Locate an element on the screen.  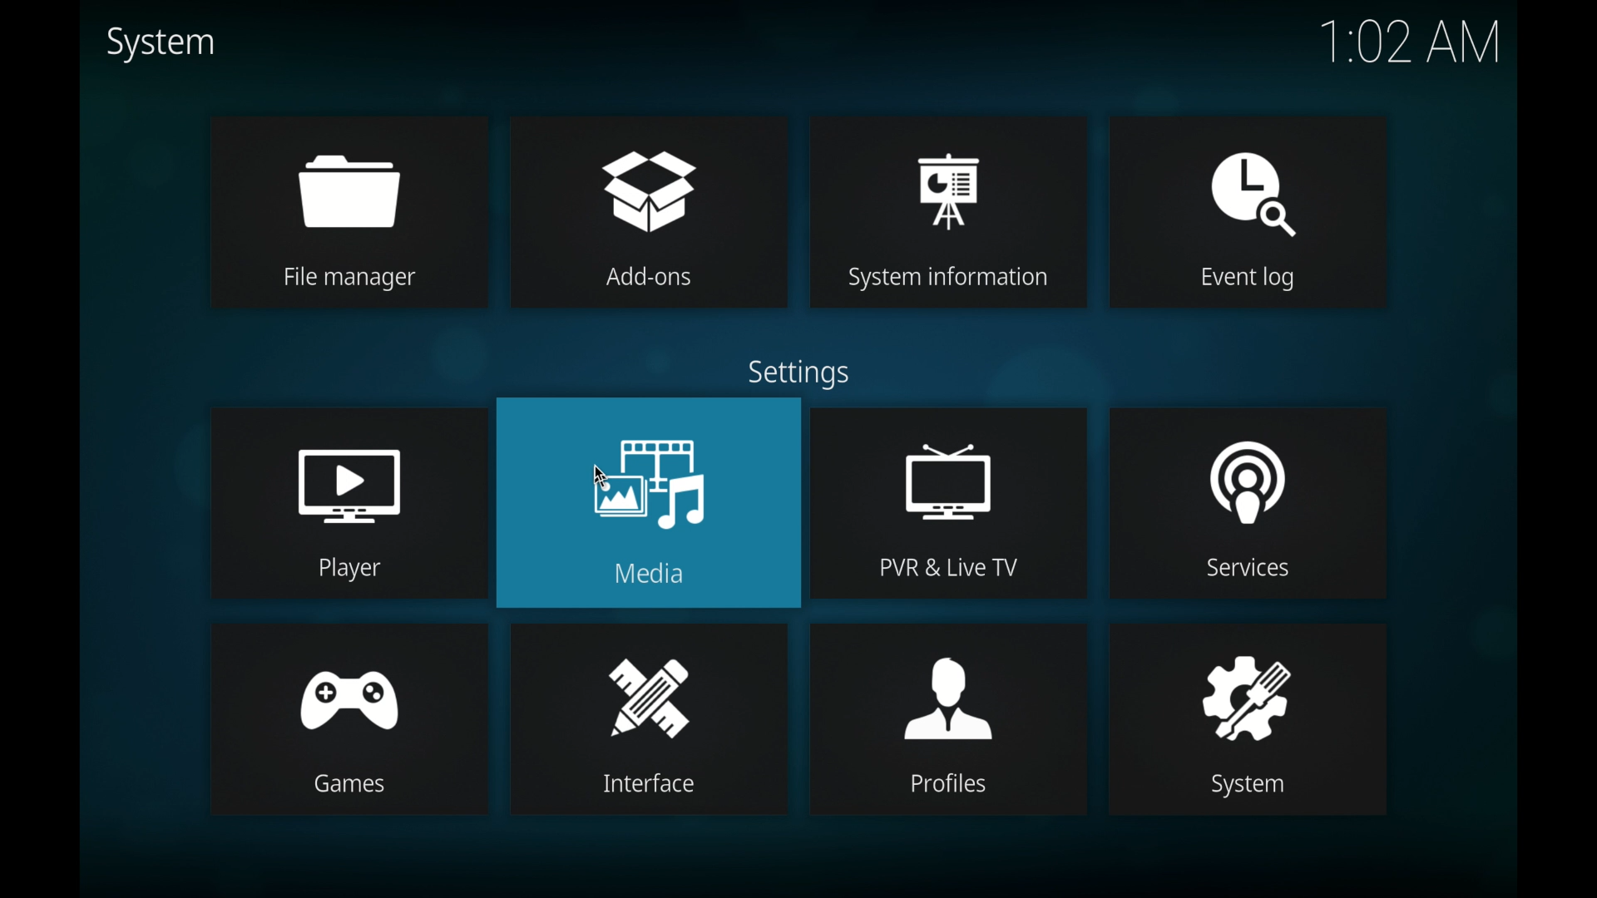
pvr and live tv is located at coordinates (948, 471).